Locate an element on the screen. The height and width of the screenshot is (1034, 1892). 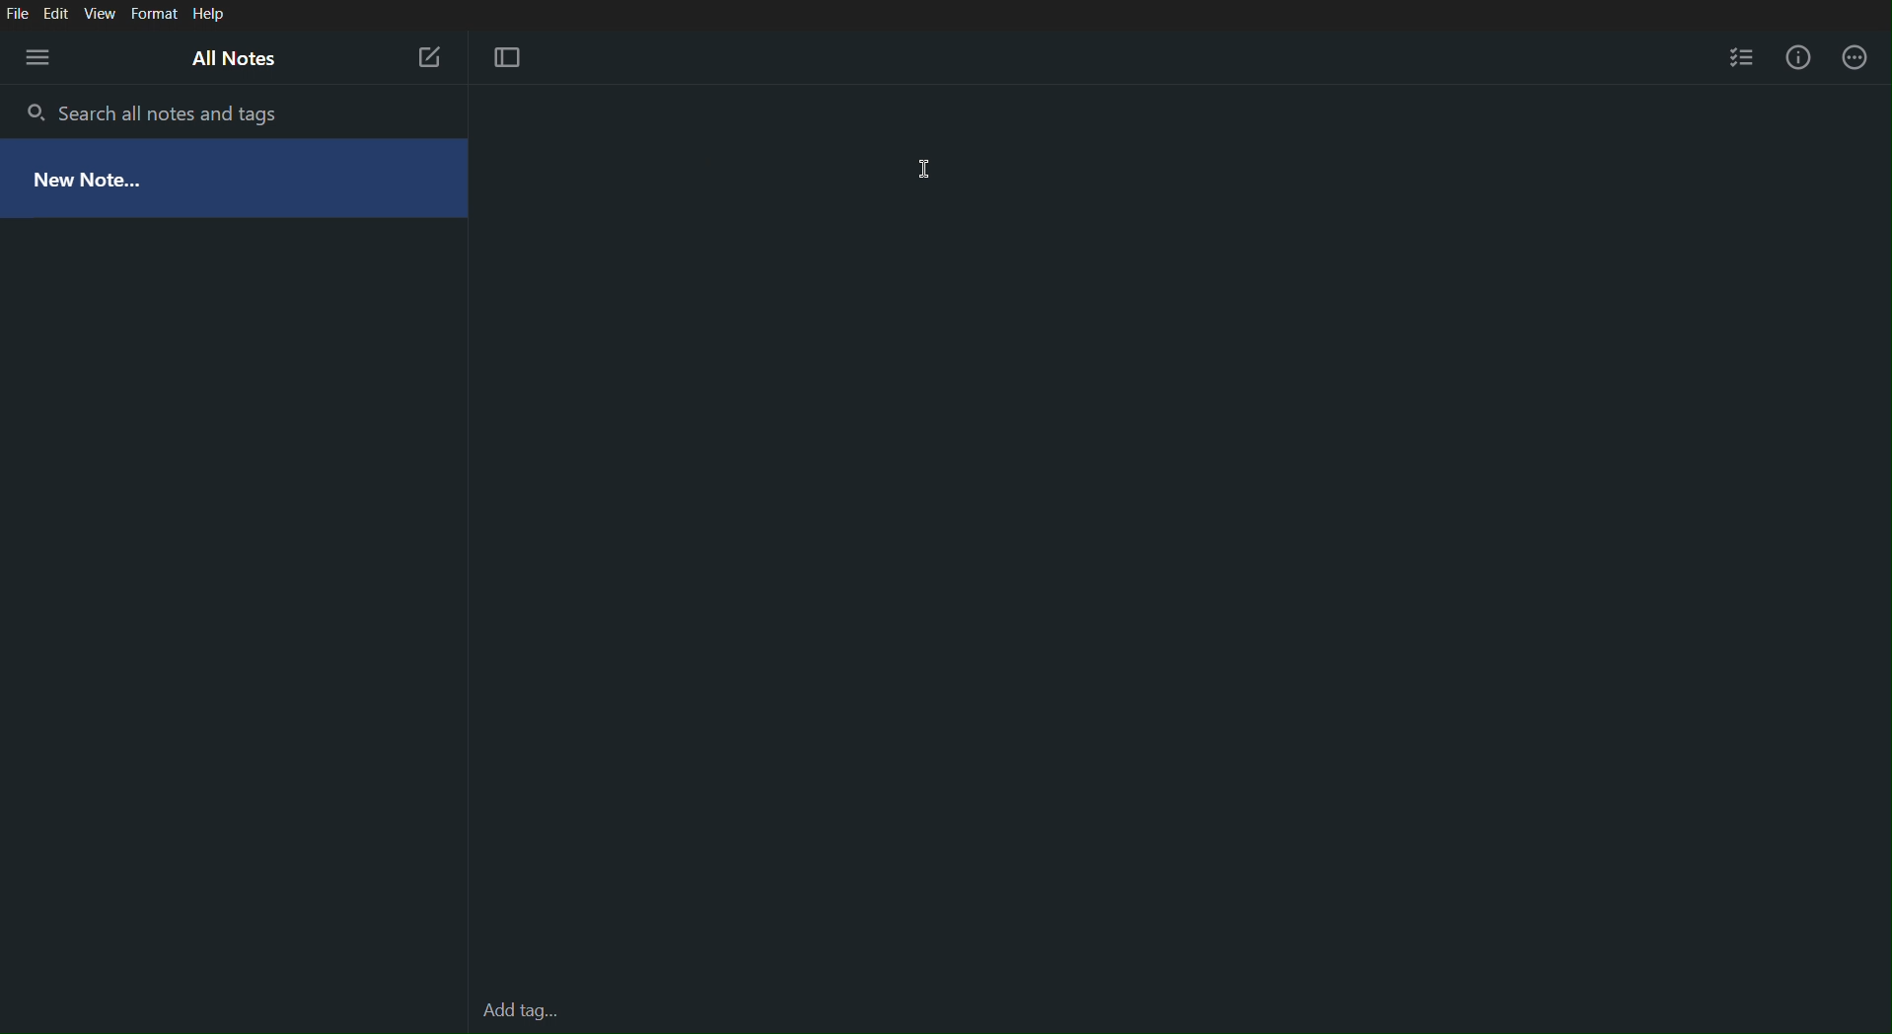
All Notes is located at coordinates (232, 57).